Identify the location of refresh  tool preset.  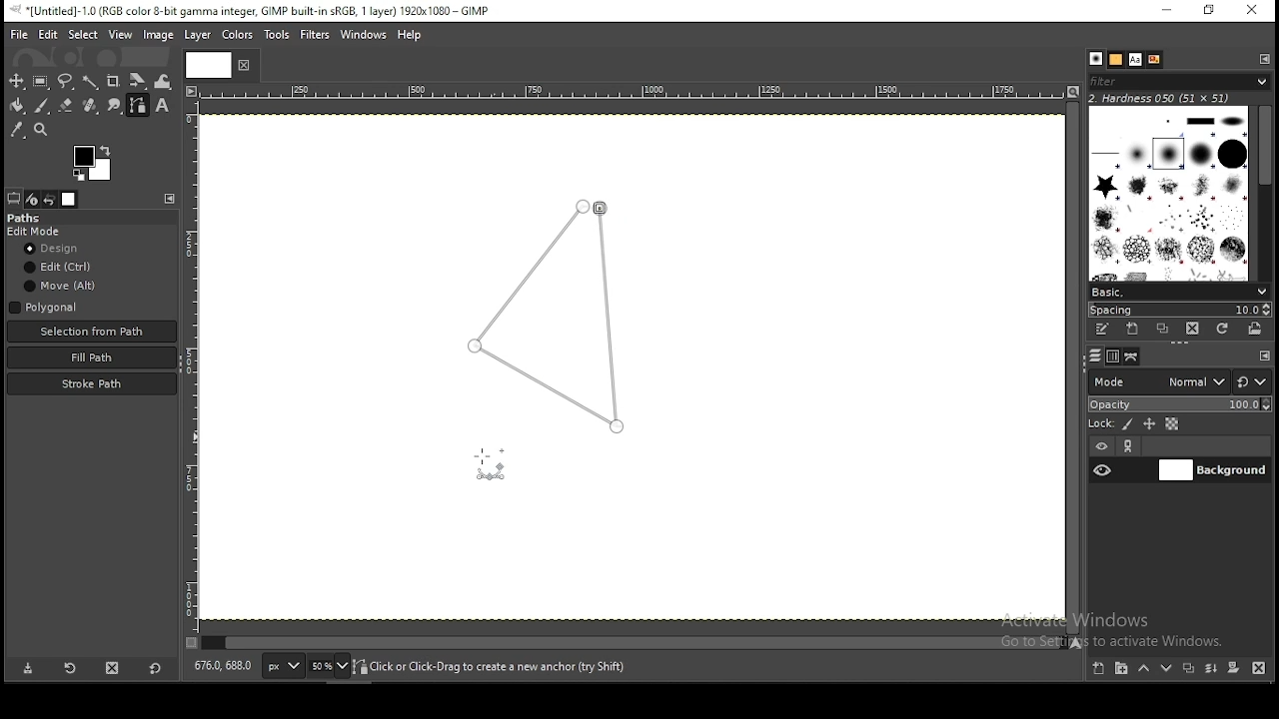
(69, 670).